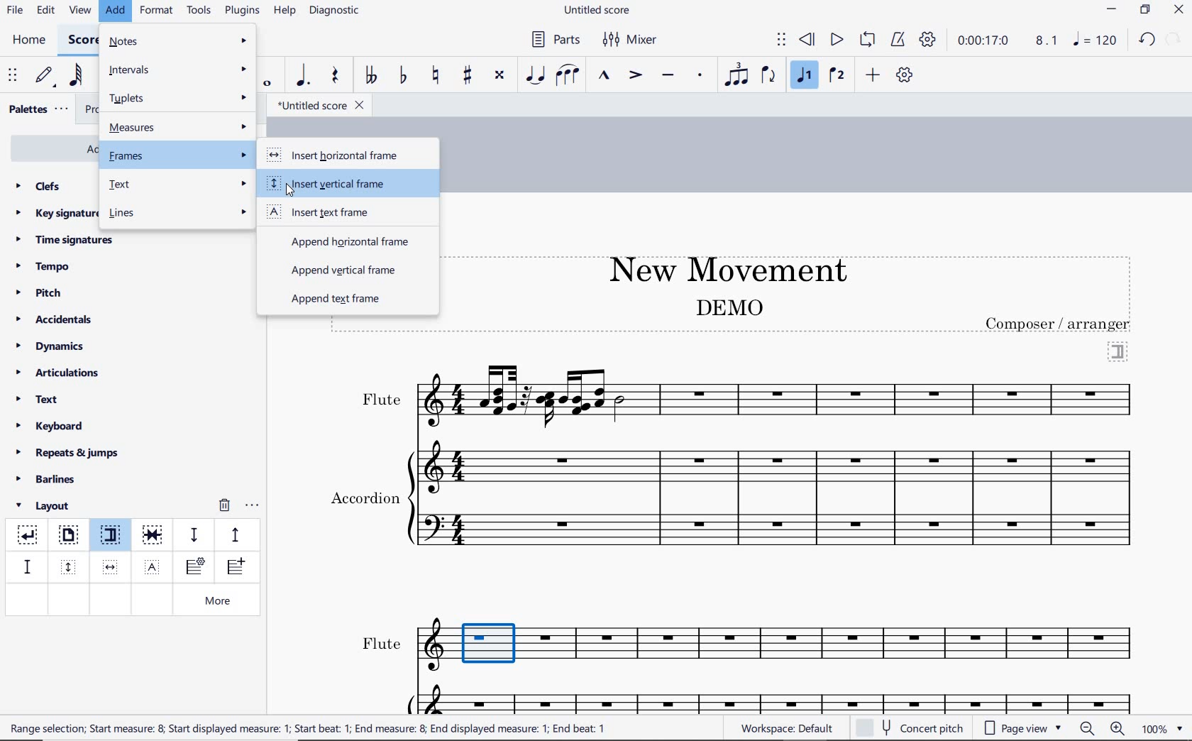 The width and height of the screenshot is (1192, 741). Describe the element at coordinates (1120, 730) in the screenshot. I see `zoom in` at that location.